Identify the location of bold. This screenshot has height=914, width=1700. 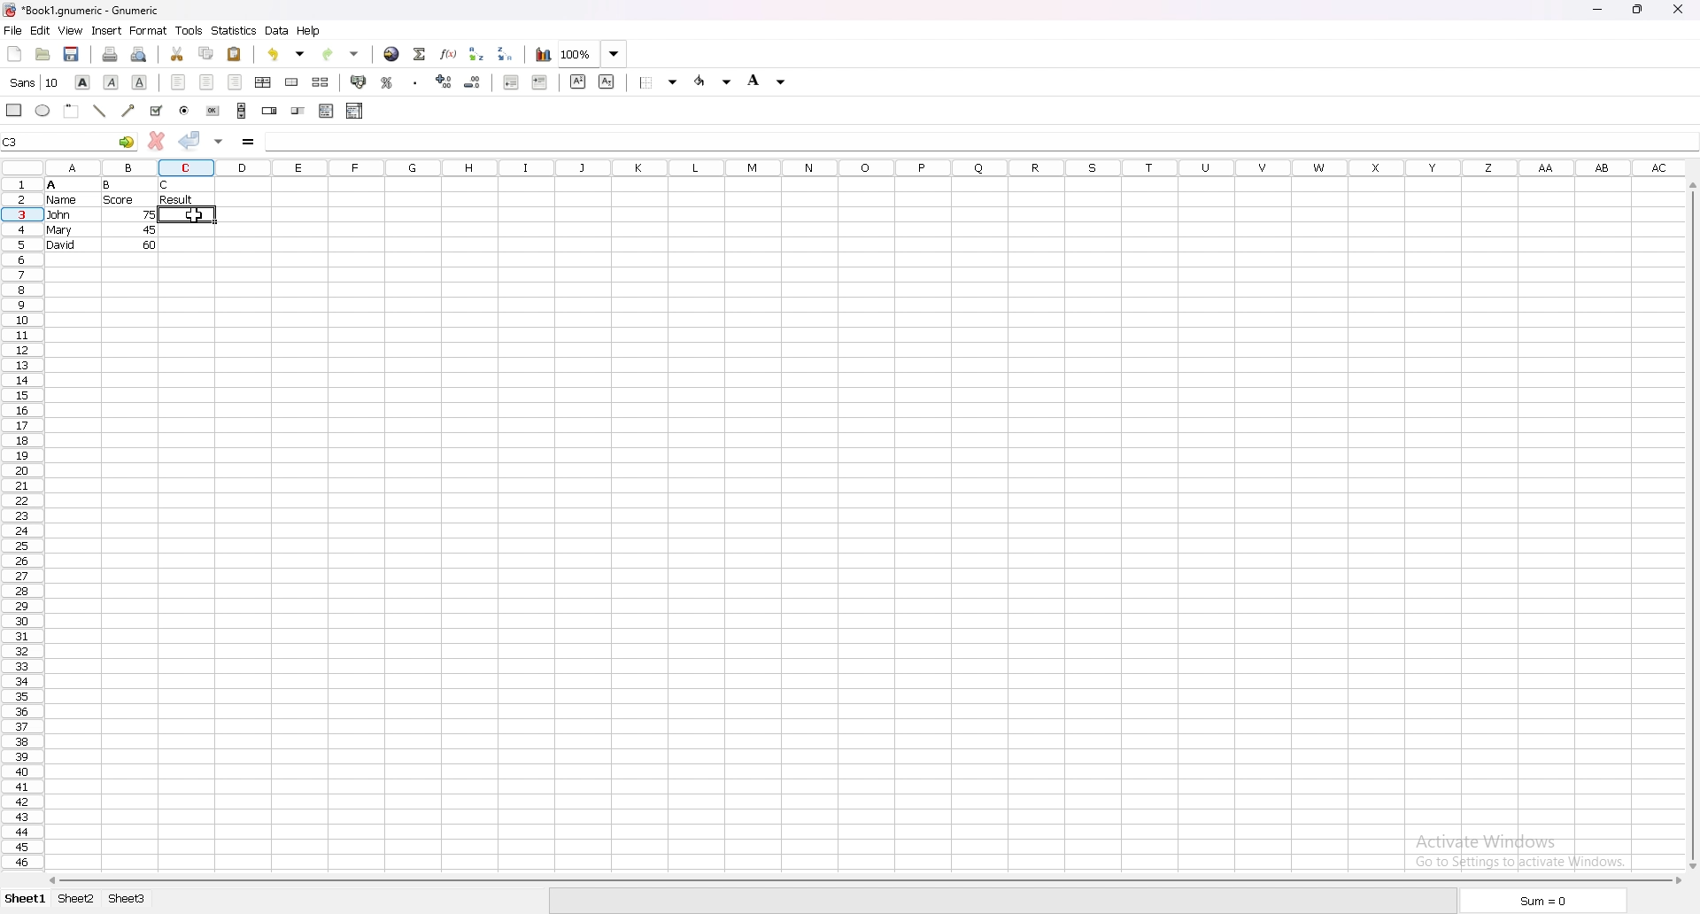
(83, 82).